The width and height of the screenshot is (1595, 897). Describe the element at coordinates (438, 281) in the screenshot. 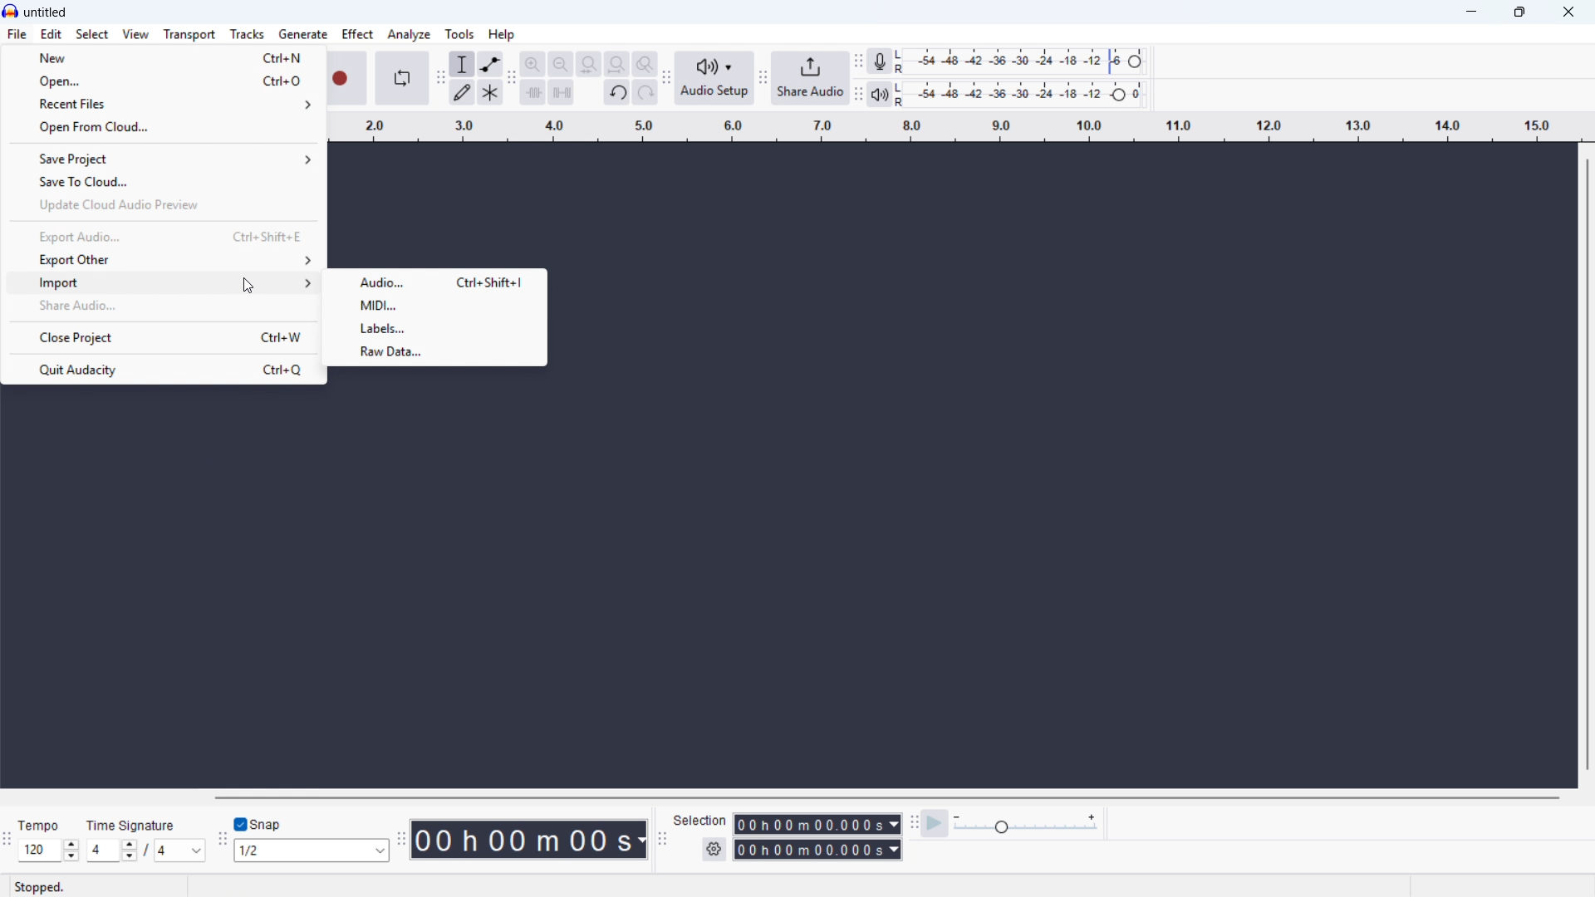

I see `Audio ` at that location.